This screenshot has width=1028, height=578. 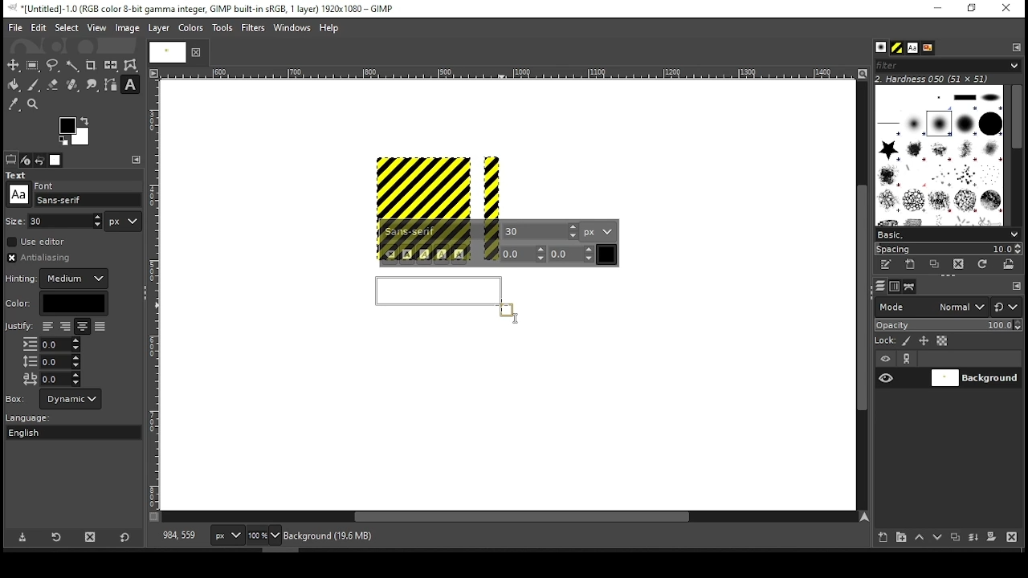 What do you see at coordinates (51, 344) in the screenshot?
I see `indentation of first line` at bounding box center [51, 344].